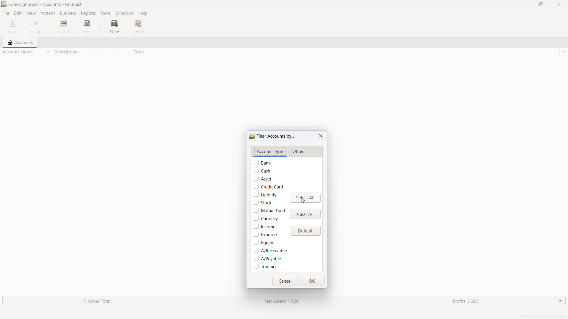 Image resolution: width=568 pixels, height=319 pixels. Describe the element at coordinates (312, 281) in the screenshot. I see `ok` at that location.